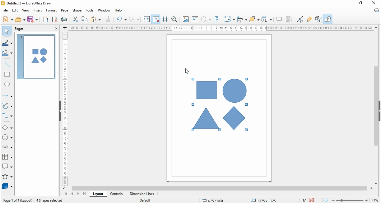 This screenshot has height=203, width=381. I want to click on rectangle, so click(7, 74).